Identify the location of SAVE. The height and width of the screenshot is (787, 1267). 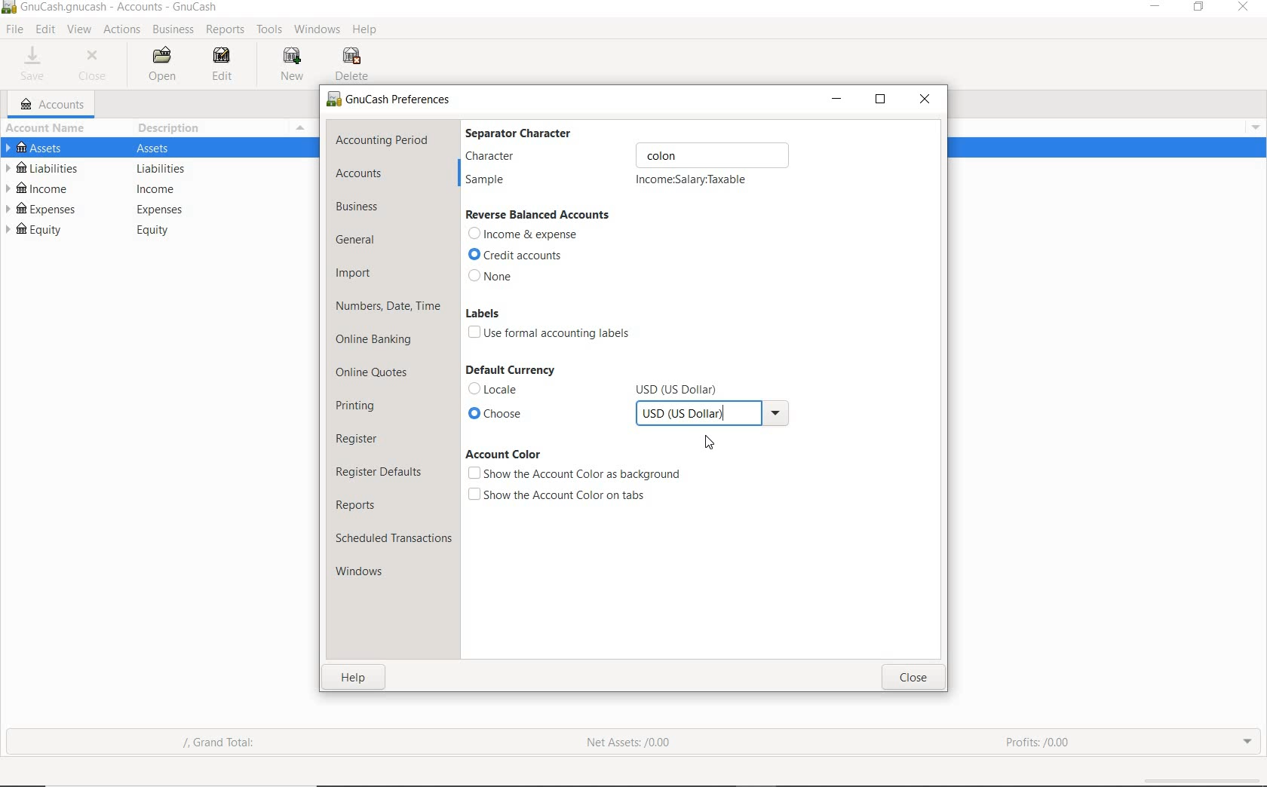
(35, 65).